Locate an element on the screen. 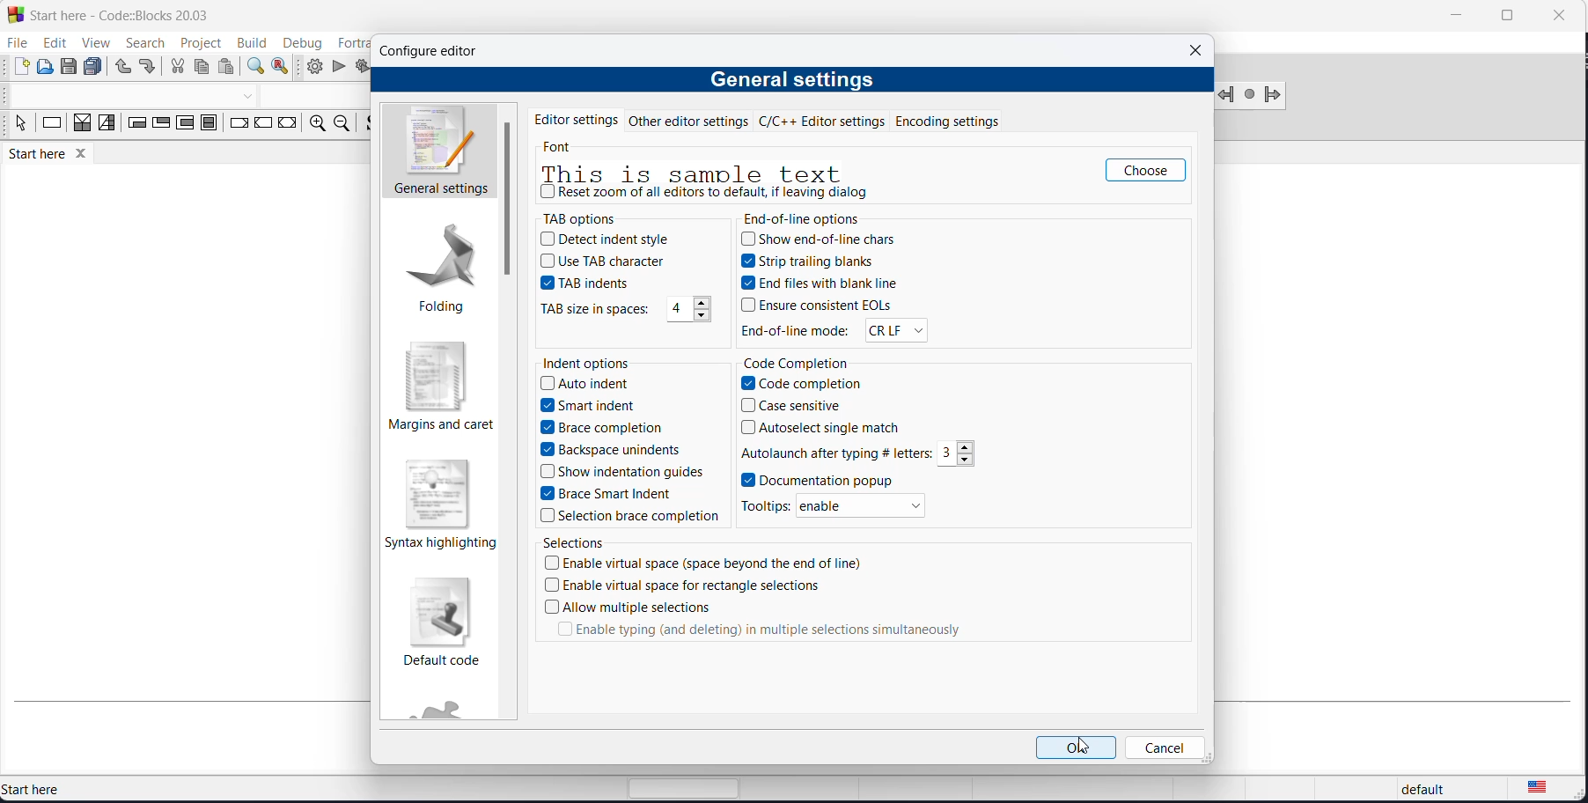  return instruction is located at coordinates (287, 126).